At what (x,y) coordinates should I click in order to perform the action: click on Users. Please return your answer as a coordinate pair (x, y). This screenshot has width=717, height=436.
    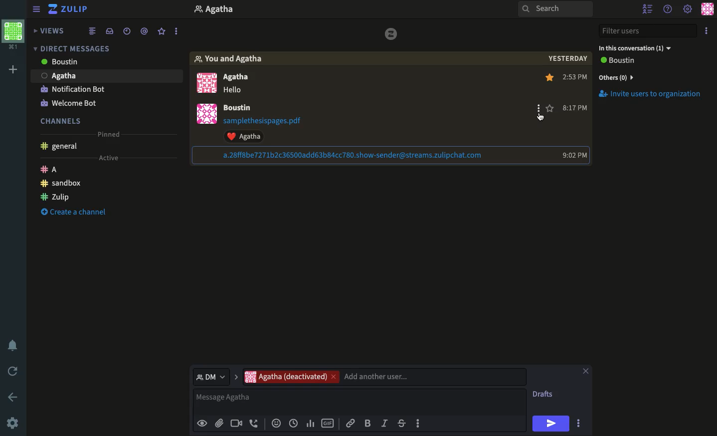
    Looking at the image, I should click on (384, 377).